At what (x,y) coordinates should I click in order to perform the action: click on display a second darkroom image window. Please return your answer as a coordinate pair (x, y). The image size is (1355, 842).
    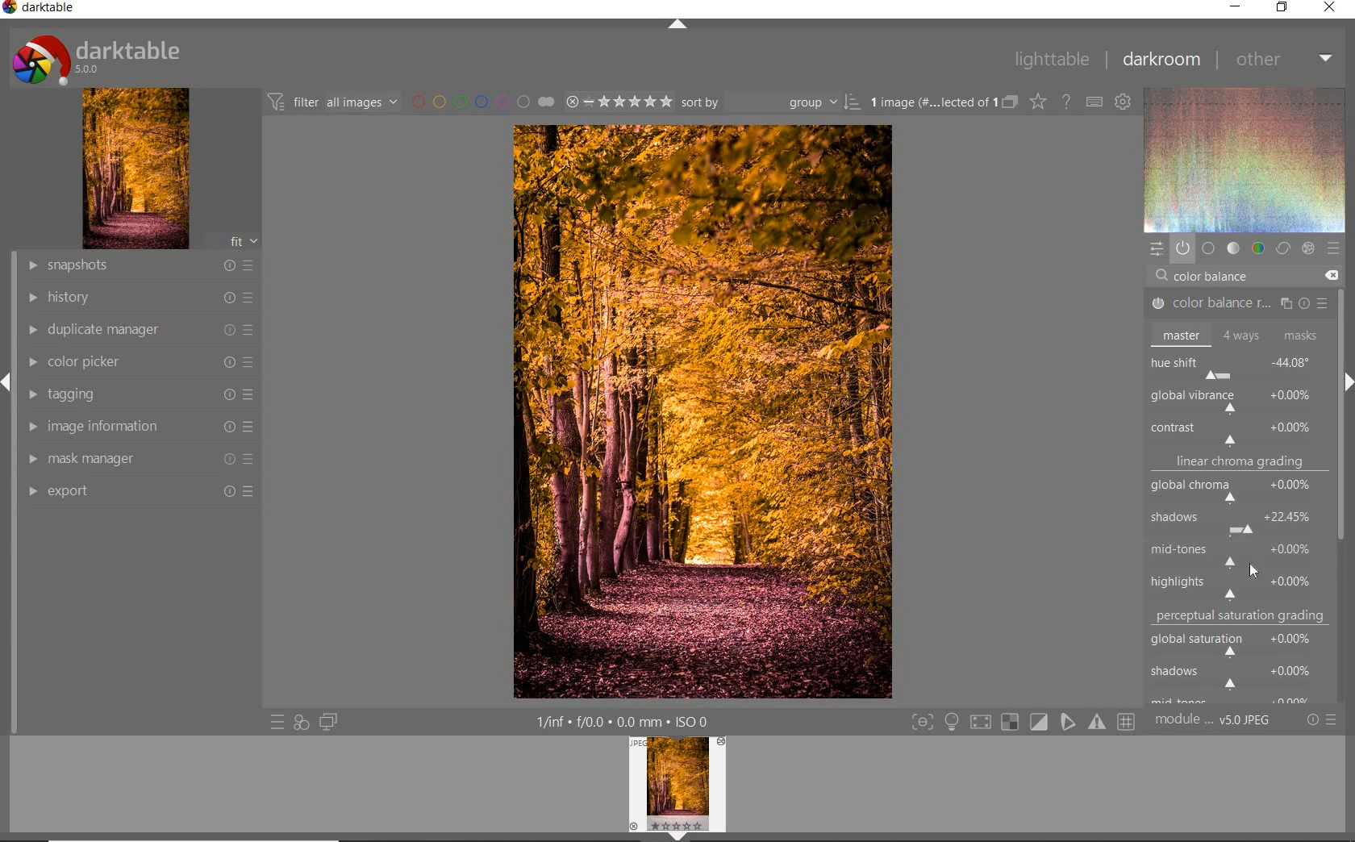
    Looking at the image, I should click on (325, 722).